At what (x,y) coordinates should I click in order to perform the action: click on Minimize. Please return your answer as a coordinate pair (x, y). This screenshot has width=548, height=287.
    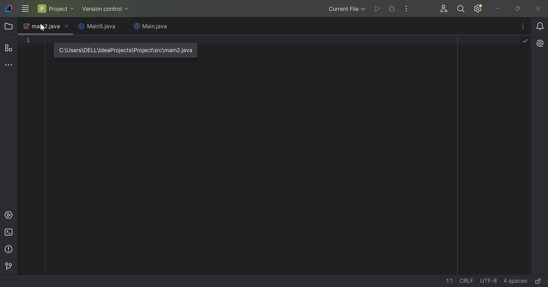
    Looking at the image, I should click on (498, 9).